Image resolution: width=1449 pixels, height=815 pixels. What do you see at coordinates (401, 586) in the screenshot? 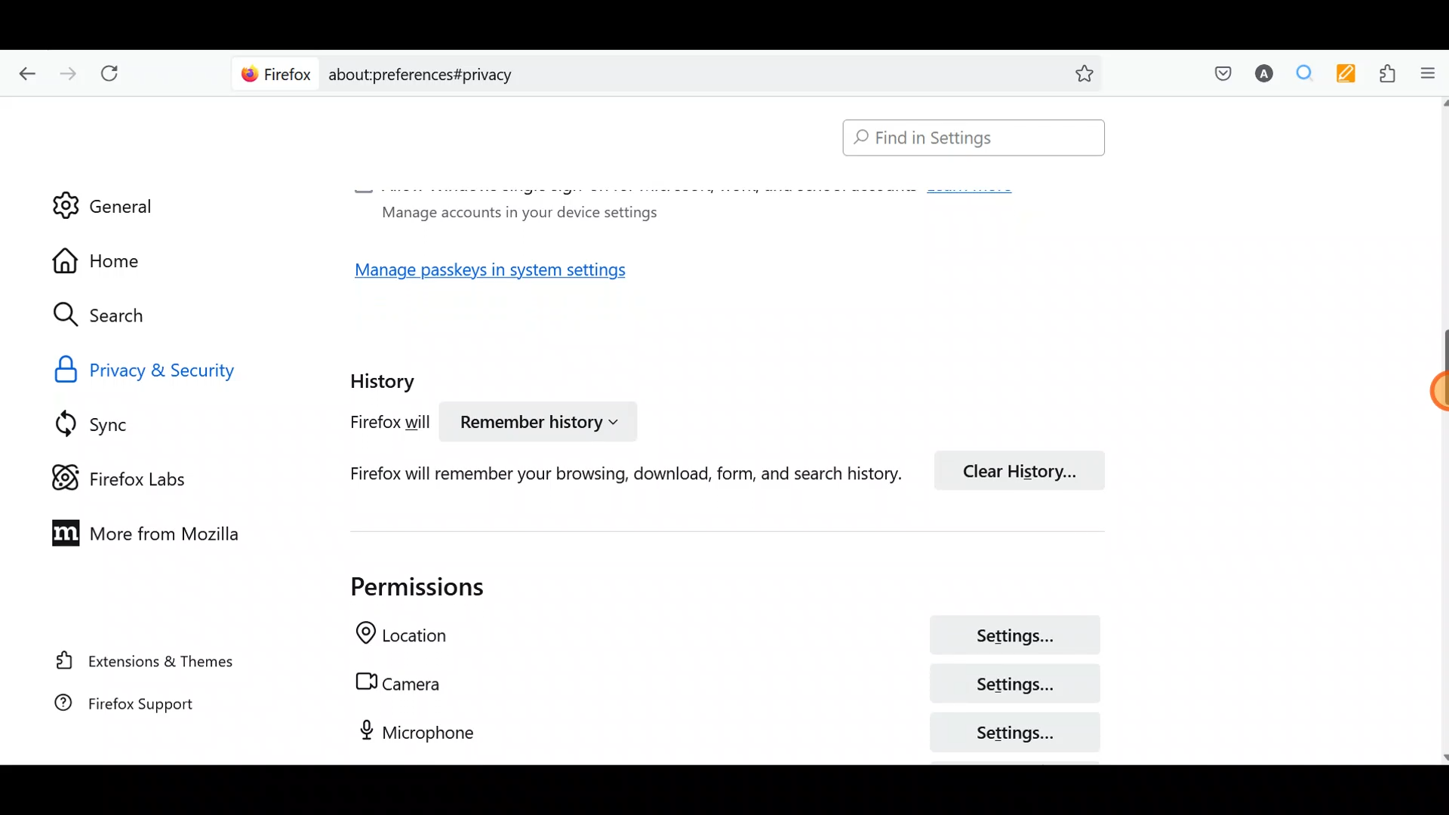
I see `Permissions` at bounding box center [401, 586].